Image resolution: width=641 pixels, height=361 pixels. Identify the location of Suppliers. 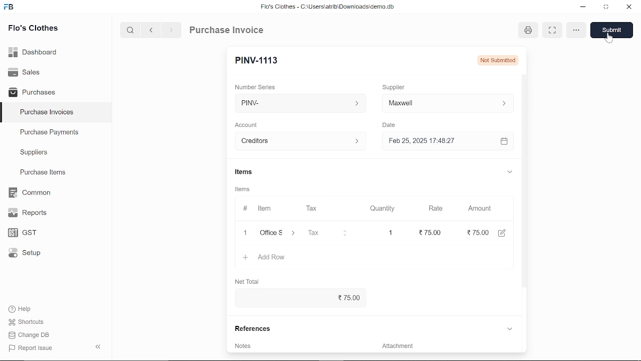
(34, 152).